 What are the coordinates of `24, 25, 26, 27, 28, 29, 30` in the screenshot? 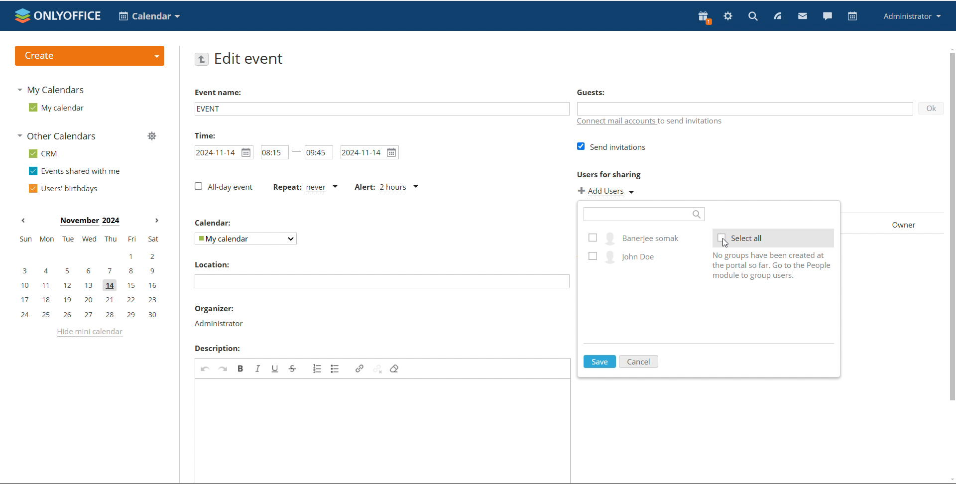 It's located at (88, 314).